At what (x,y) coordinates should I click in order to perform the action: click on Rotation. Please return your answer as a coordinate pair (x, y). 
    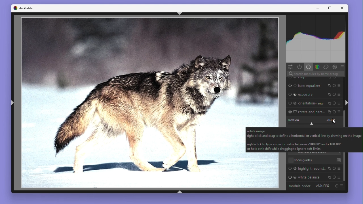
    Looking at the image, I should click on (314, 120).